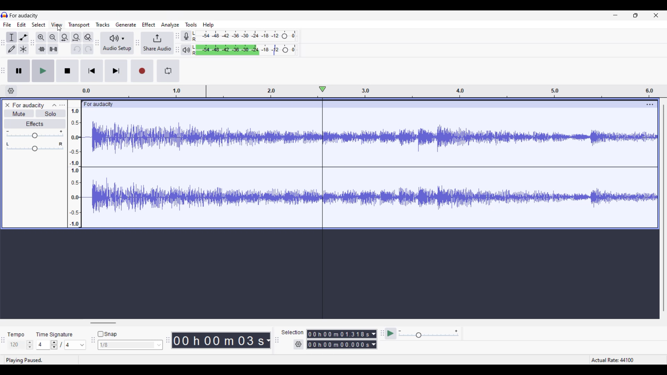 This screenshot has width=667, height=375. What do you see at coordinates (16, 335) in the screenshot?
I see `Indicates Tempo settings` at bounding box center [16, 335].